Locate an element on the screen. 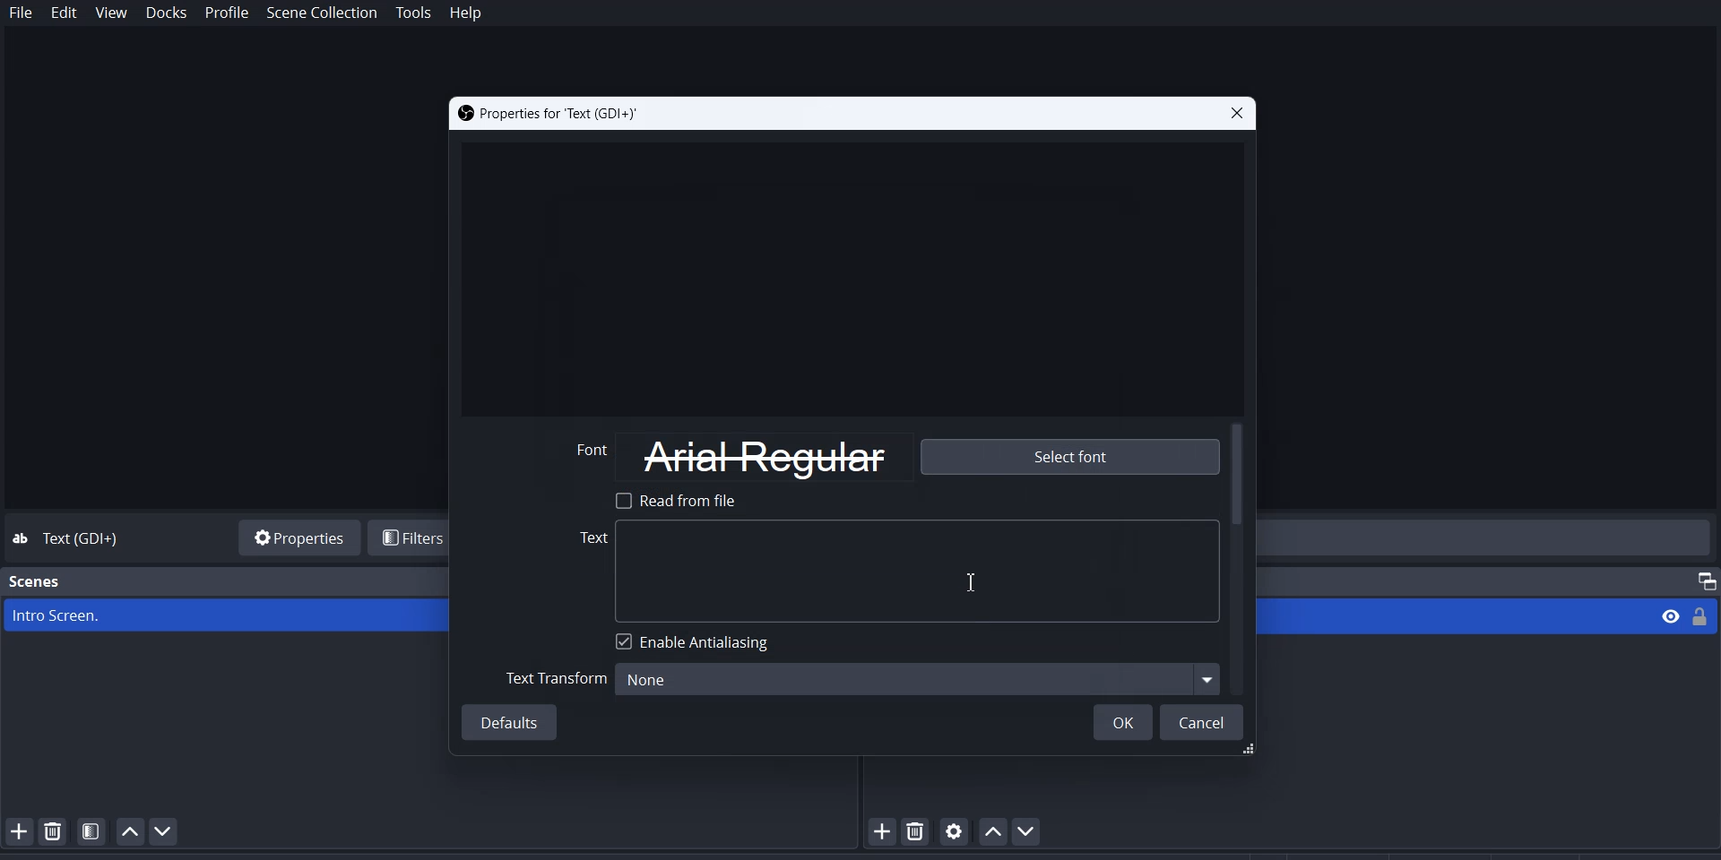 This screenshot has height=860, width=1721. Lock is located at coordinates (1705, 615).